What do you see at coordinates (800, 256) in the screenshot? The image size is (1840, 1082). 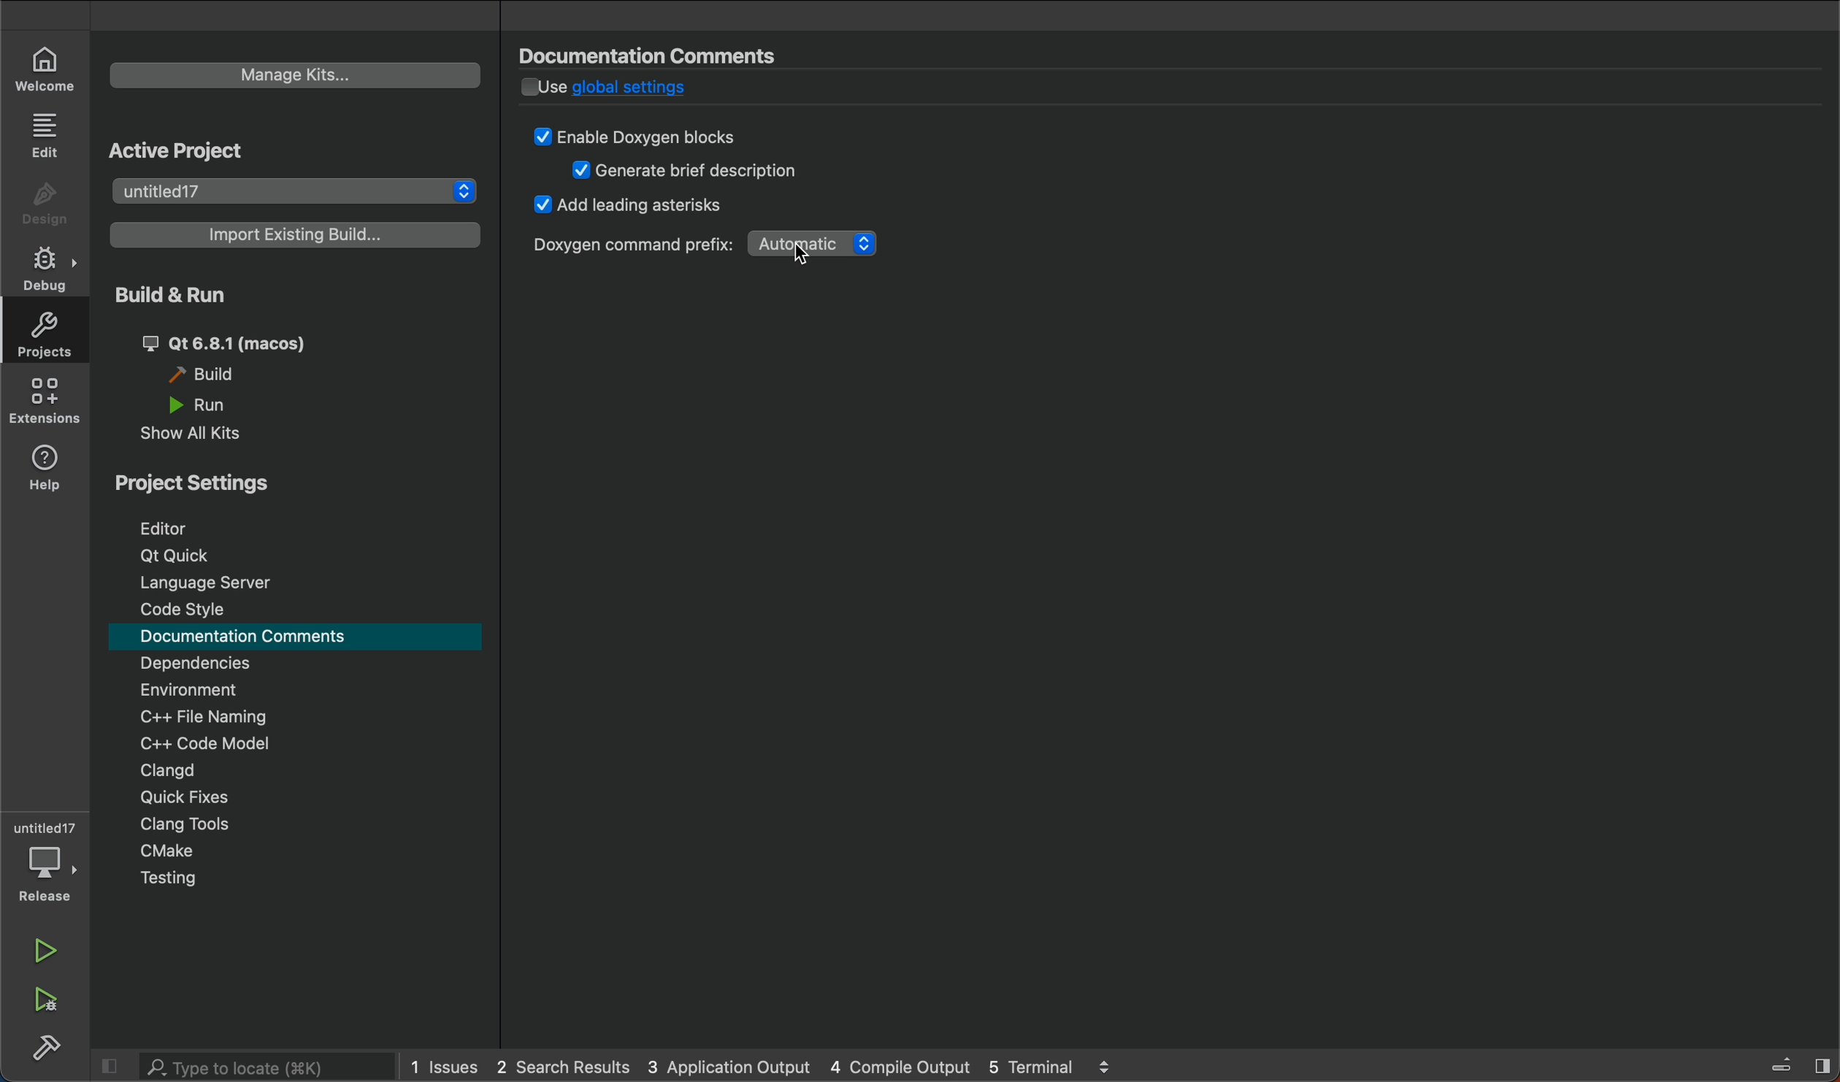 I see `cursor` at bounding box center [800, 256].